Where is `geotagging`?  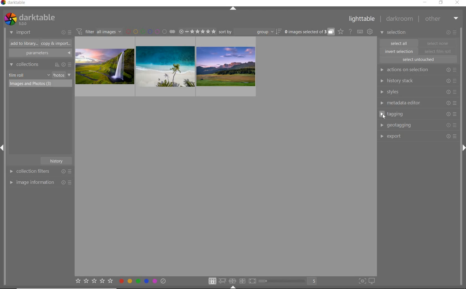
geotagging is located at coordinates (418, 125).